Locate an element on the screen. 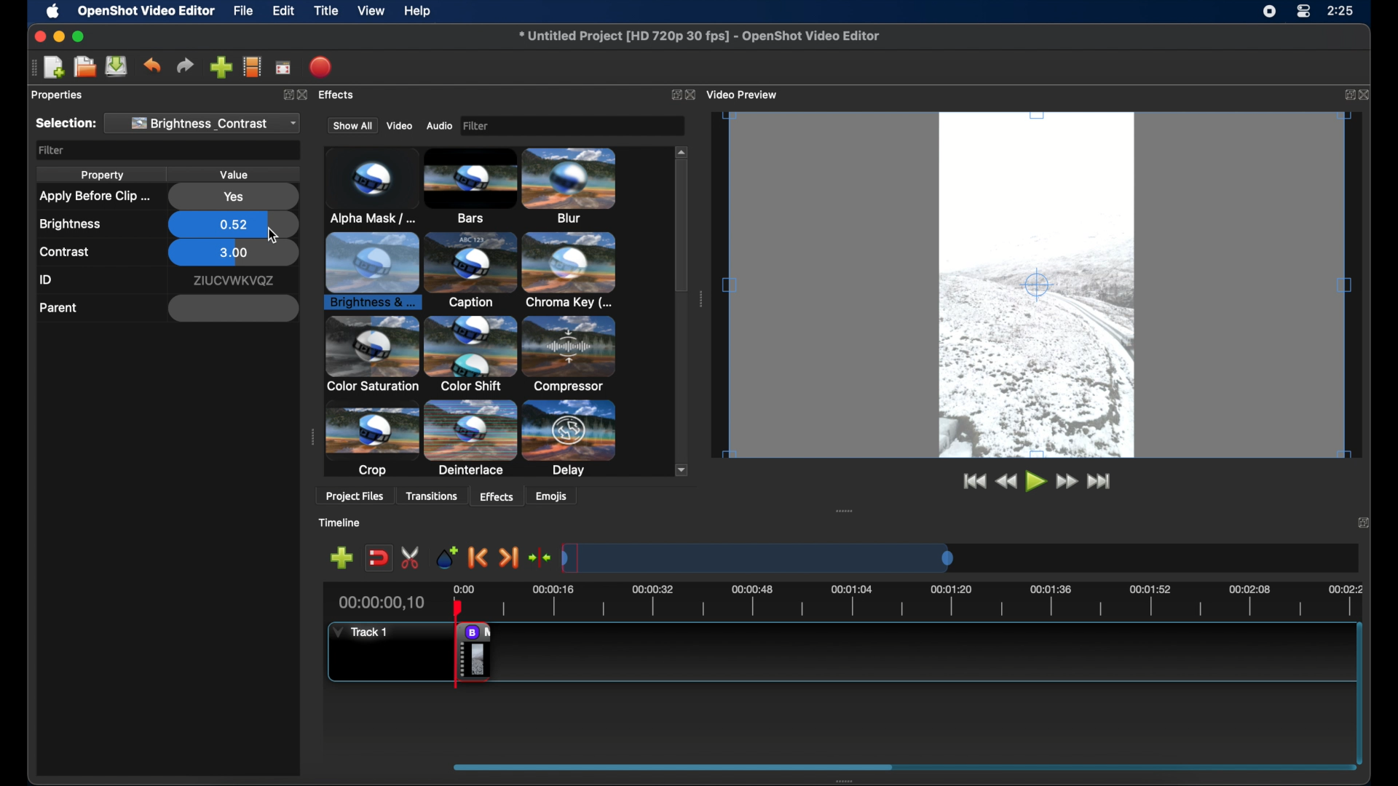 The width and height of the screenshot is (1398, 786). 0.52 is located at coordinates (233, 223).